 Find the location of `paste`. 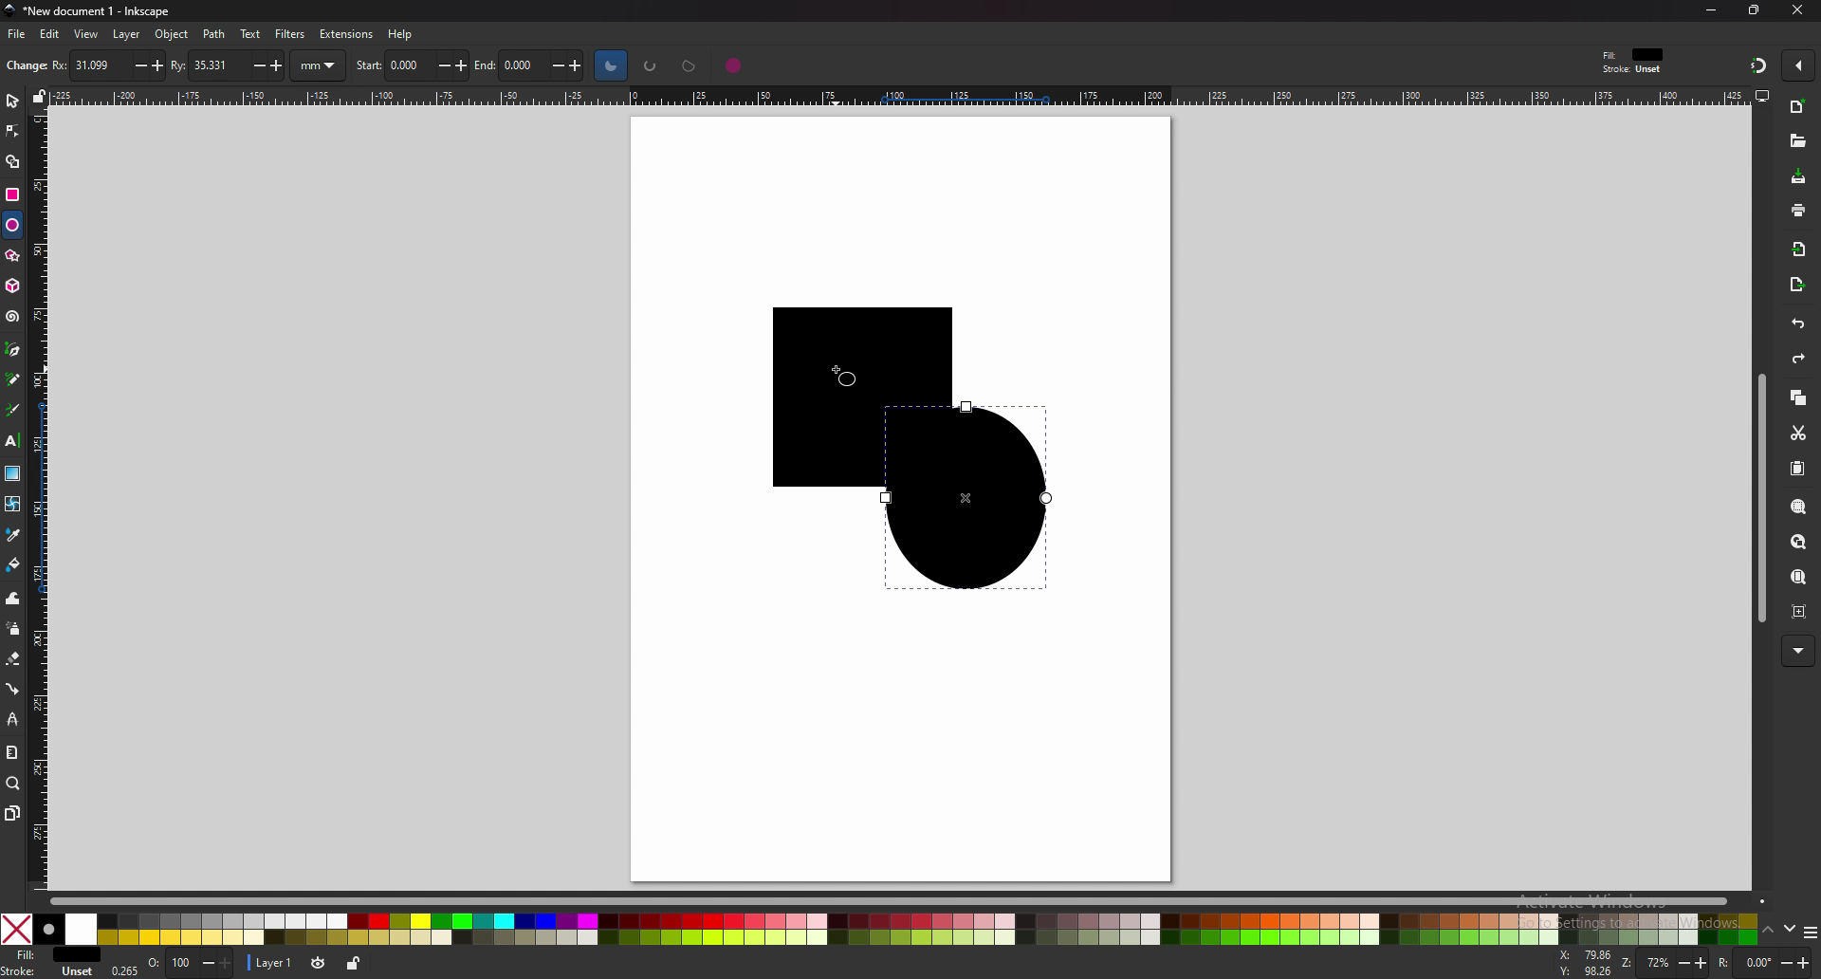

paste is located at coordinates (1795, 468).